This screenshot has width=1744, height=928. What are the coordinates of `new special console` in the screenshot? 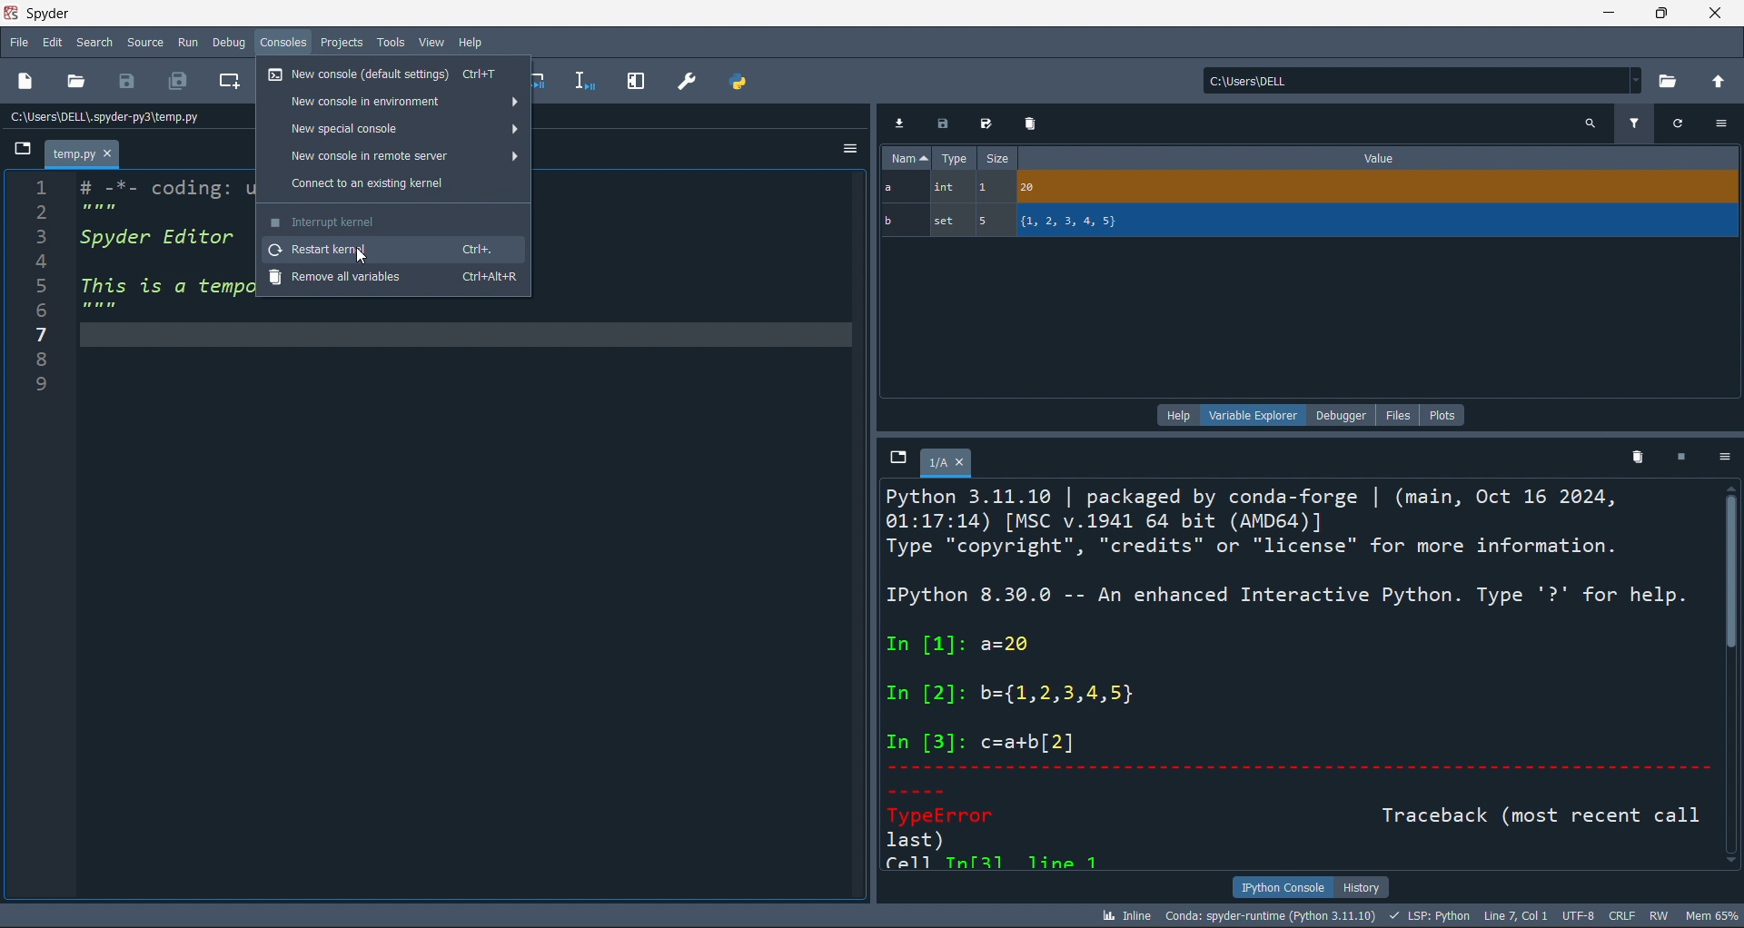 It's located at (392, 129).